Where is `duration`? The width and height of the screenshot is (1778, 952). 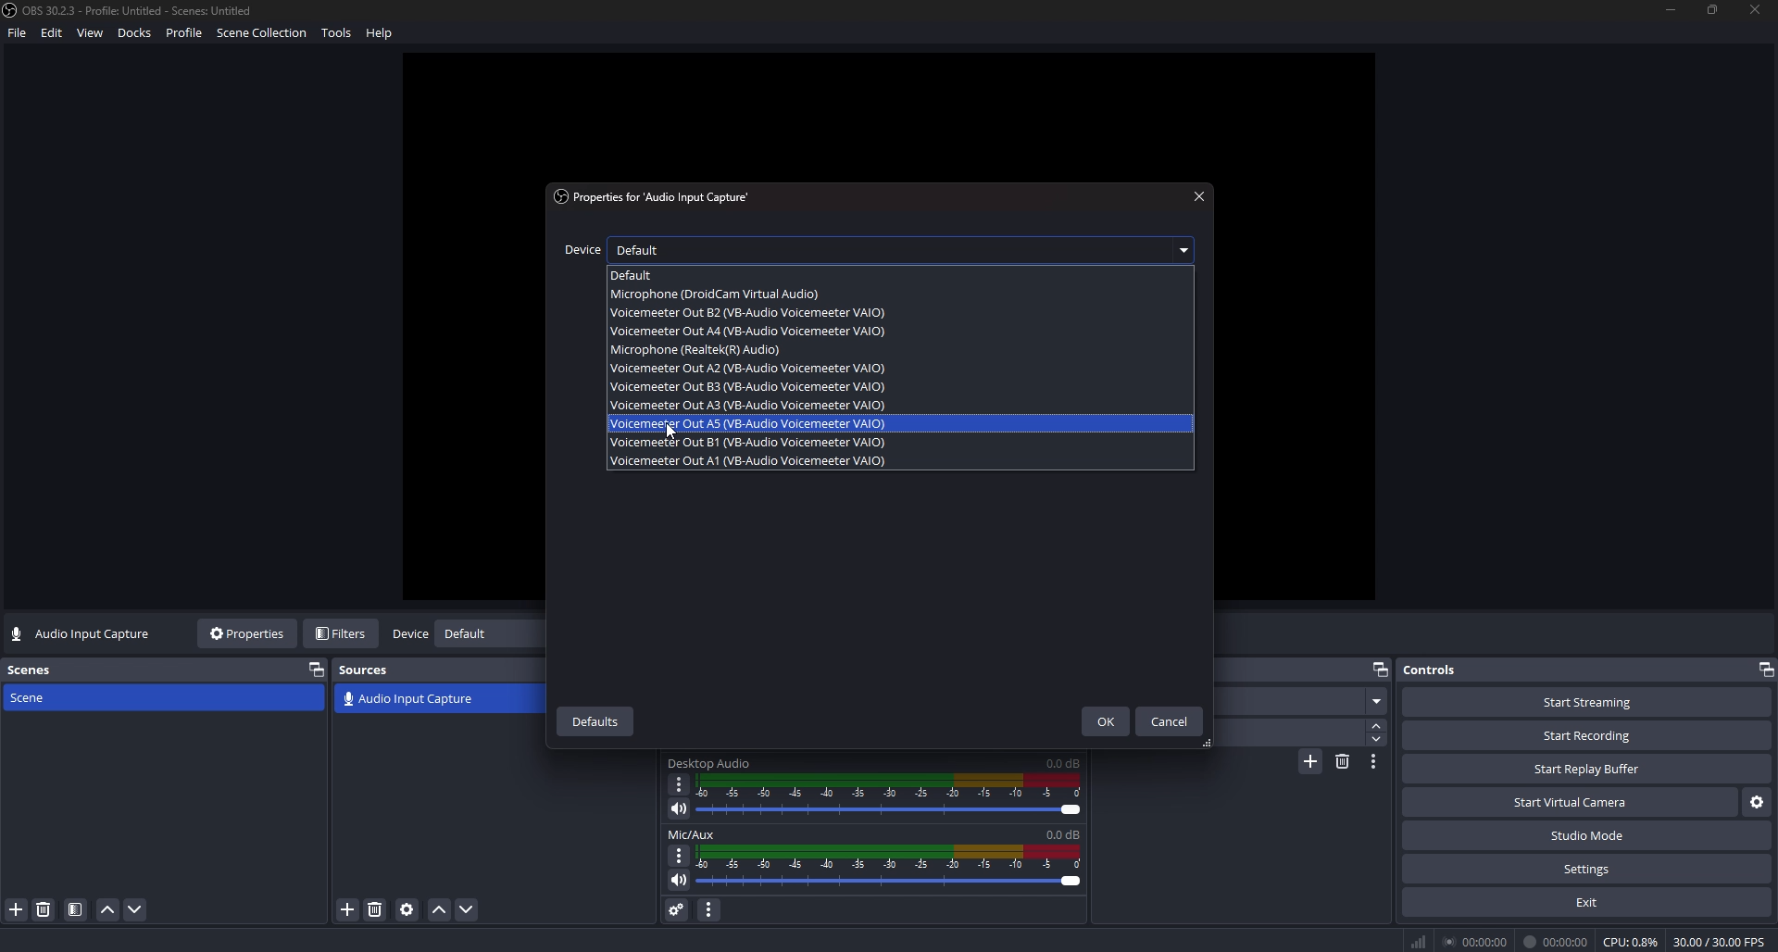
duration is located at coordinates (1286, 733).